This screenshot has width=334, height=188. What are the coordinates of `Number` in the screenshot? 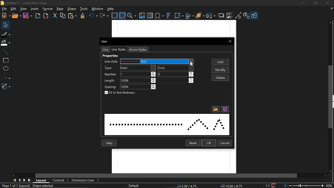 It's located at (176, 74).